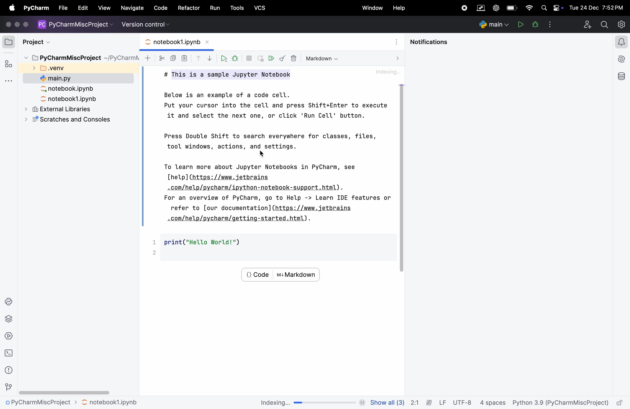  What do you see at coordinates (148, 58) in the screenshot?
I see `add` at bounding box center [148, 58].